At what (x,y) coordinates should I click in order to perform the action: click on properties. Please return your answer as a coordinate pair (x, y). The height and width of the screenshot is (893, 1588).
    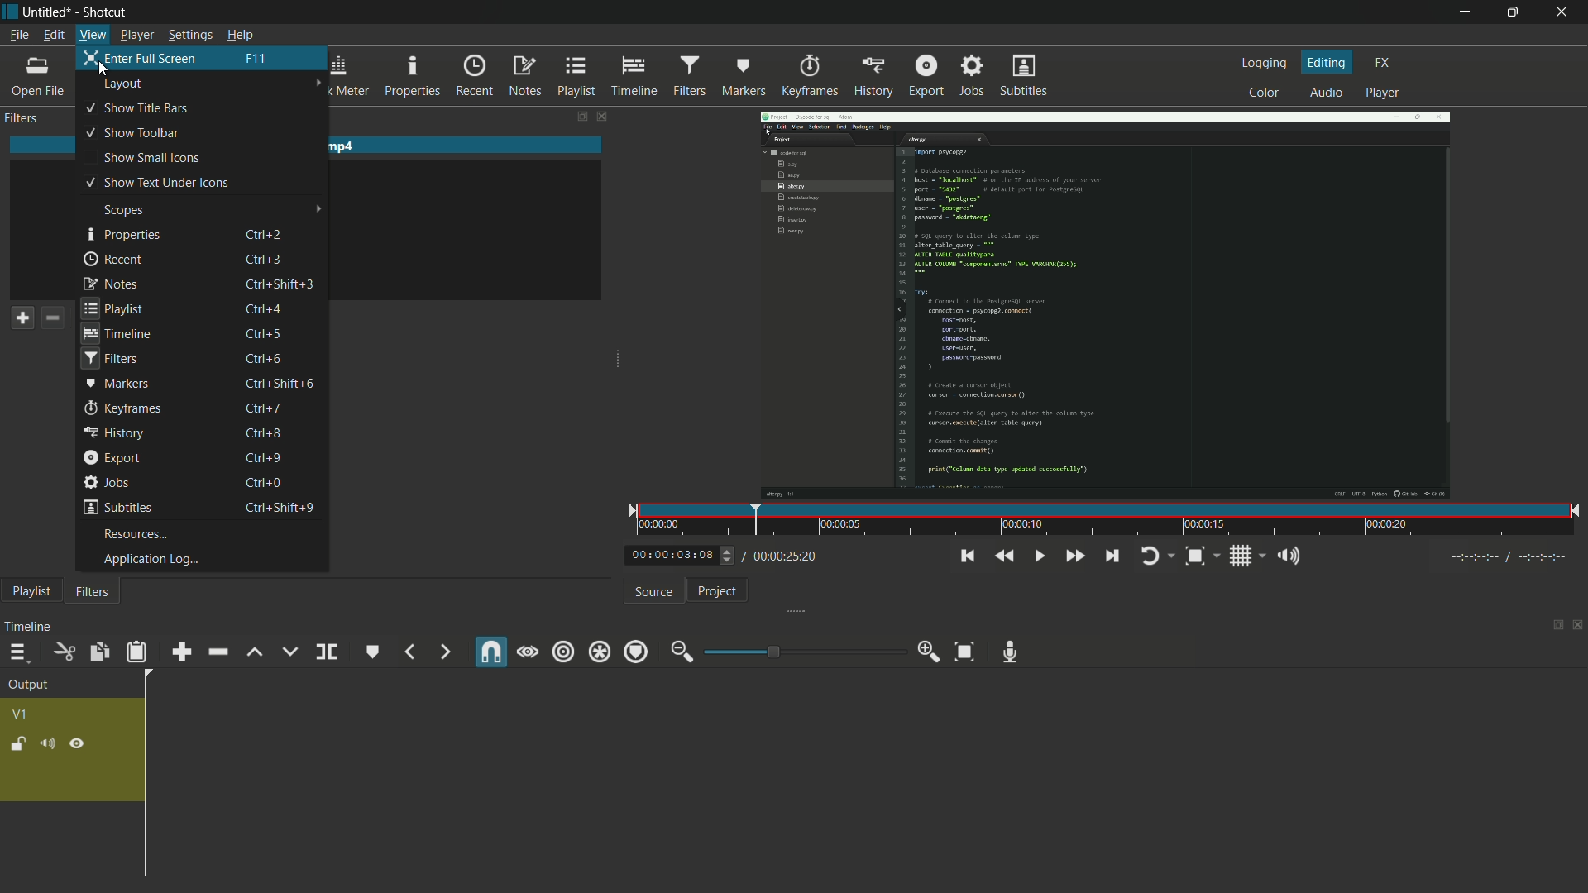
    Looking at the image, I should click on (122, 236).